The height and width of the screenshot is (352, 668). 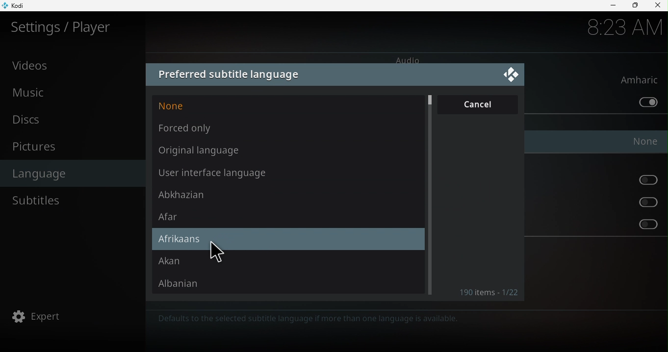 I want to click on Defaults to the selected subtitle language if more than one language is available., so click(x=311, y=319).